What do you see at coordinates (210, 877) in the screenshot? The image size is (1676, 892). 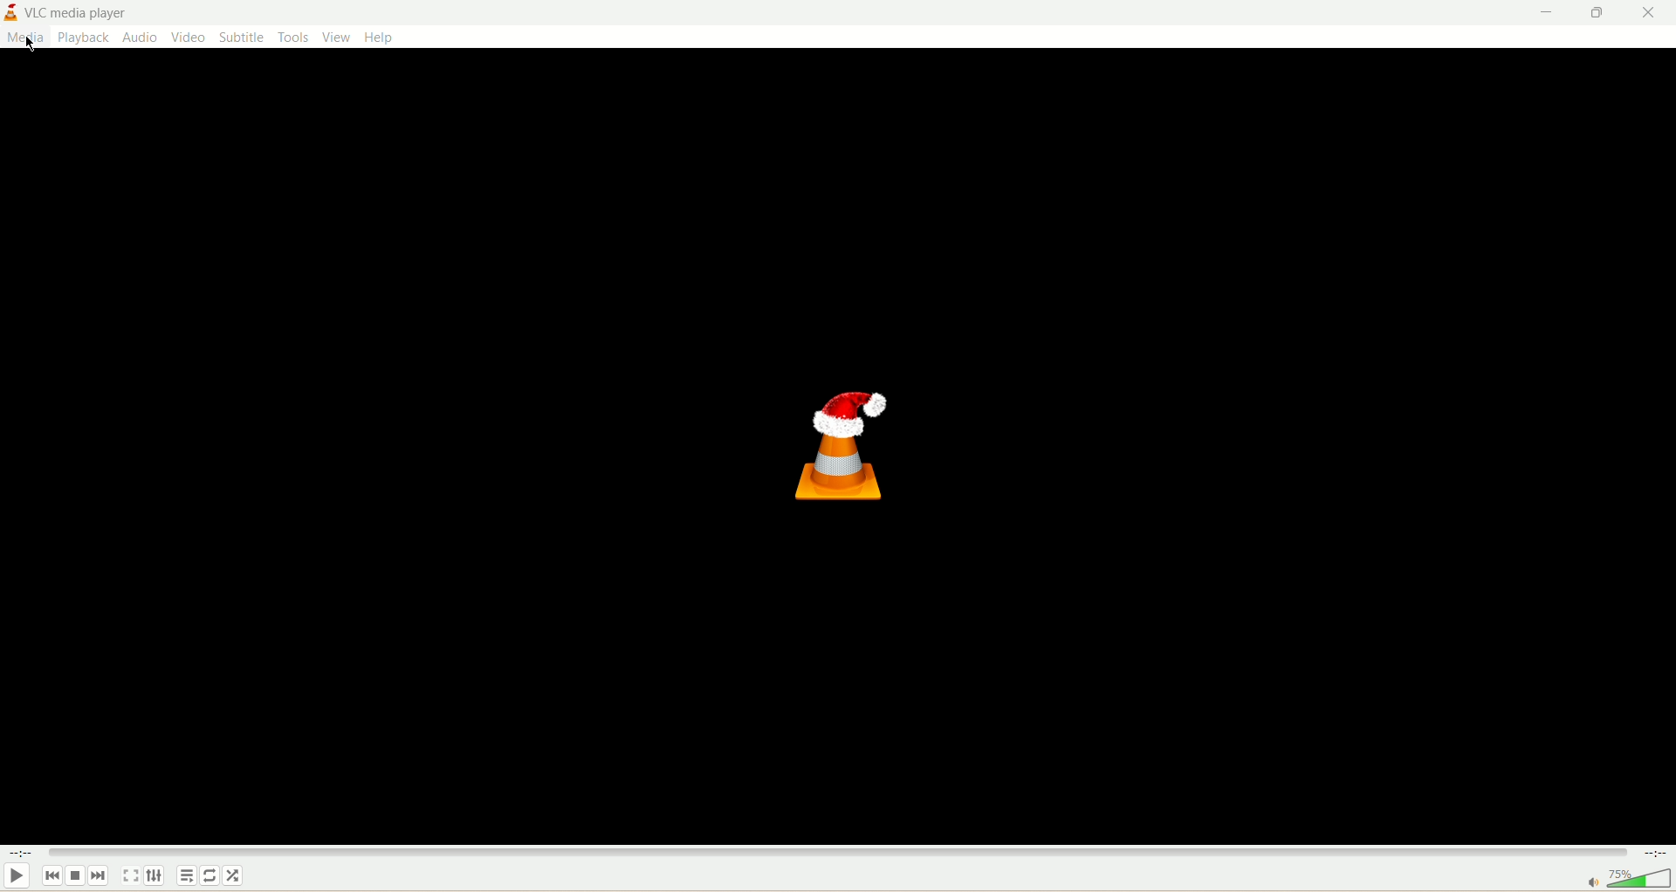 I see `loop` at bounding box center [210, 877].